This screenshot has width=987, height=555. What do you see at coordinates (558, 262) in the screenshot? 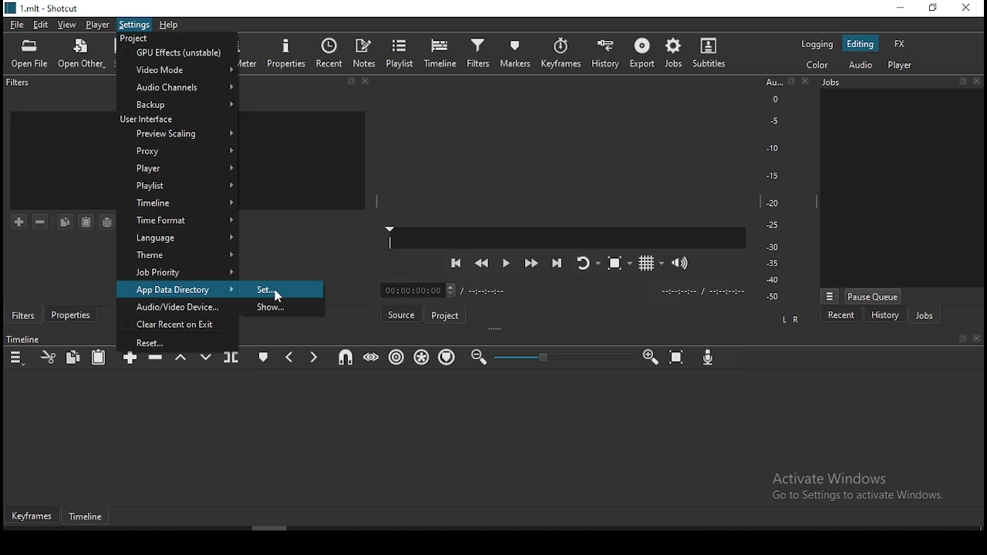
I see `skip to the next point` at bounding box center [558, 262].